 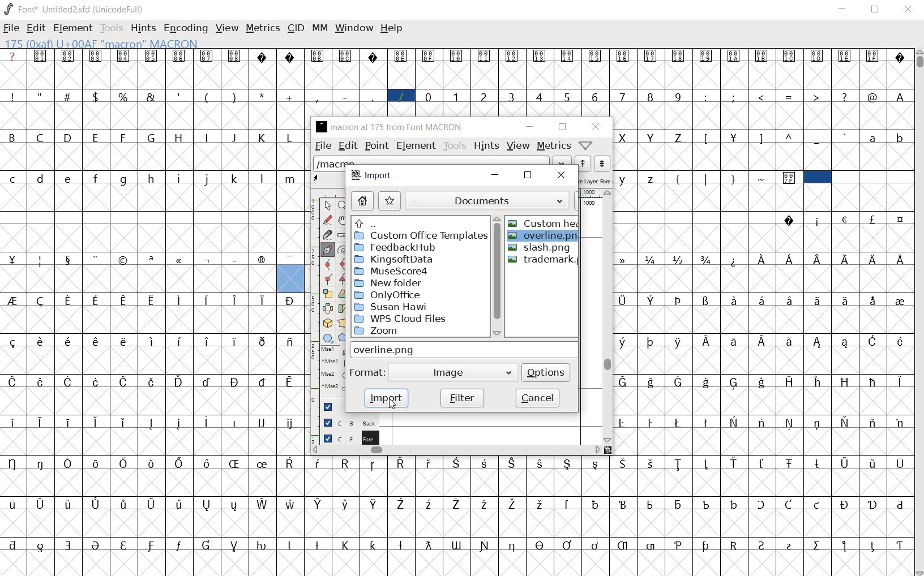 I want to click on 1000, so click(x=589, y=204).